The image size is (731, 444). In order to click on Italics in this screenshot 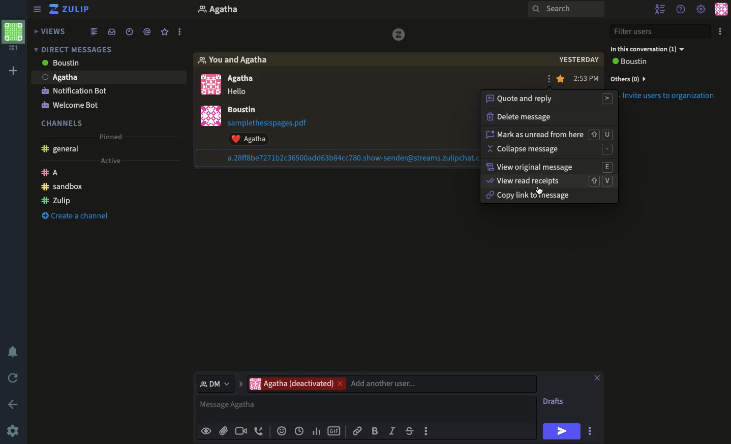, I will do `click(392, 430)`.